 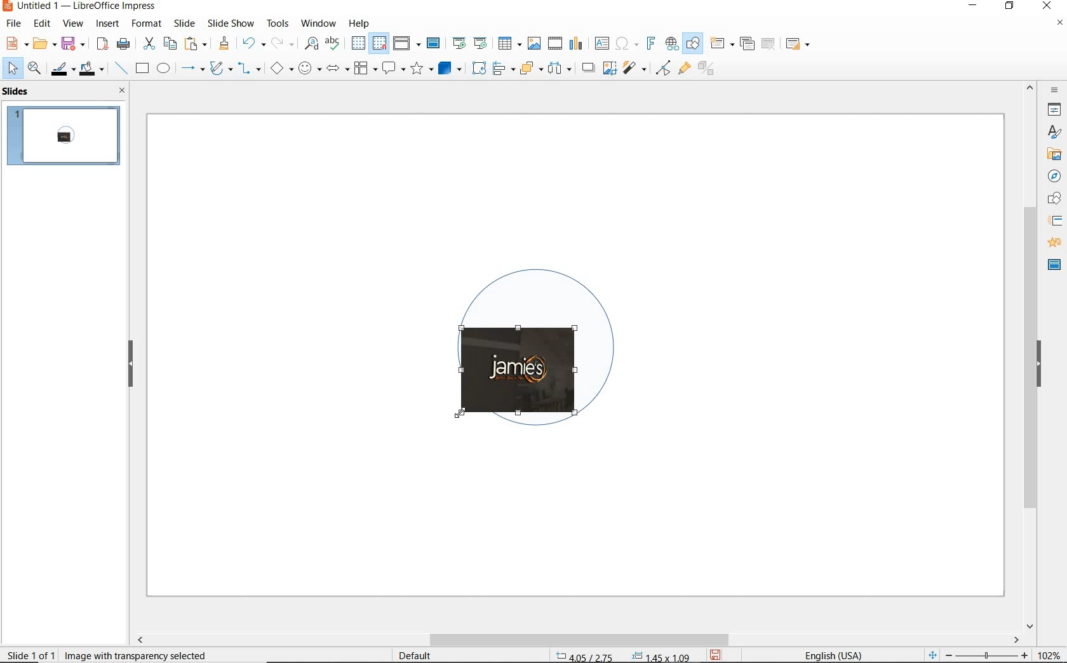 What do you see at coordinates (147, 44) in the screenshot?
I see `cut` at bounding box center [147, 44].